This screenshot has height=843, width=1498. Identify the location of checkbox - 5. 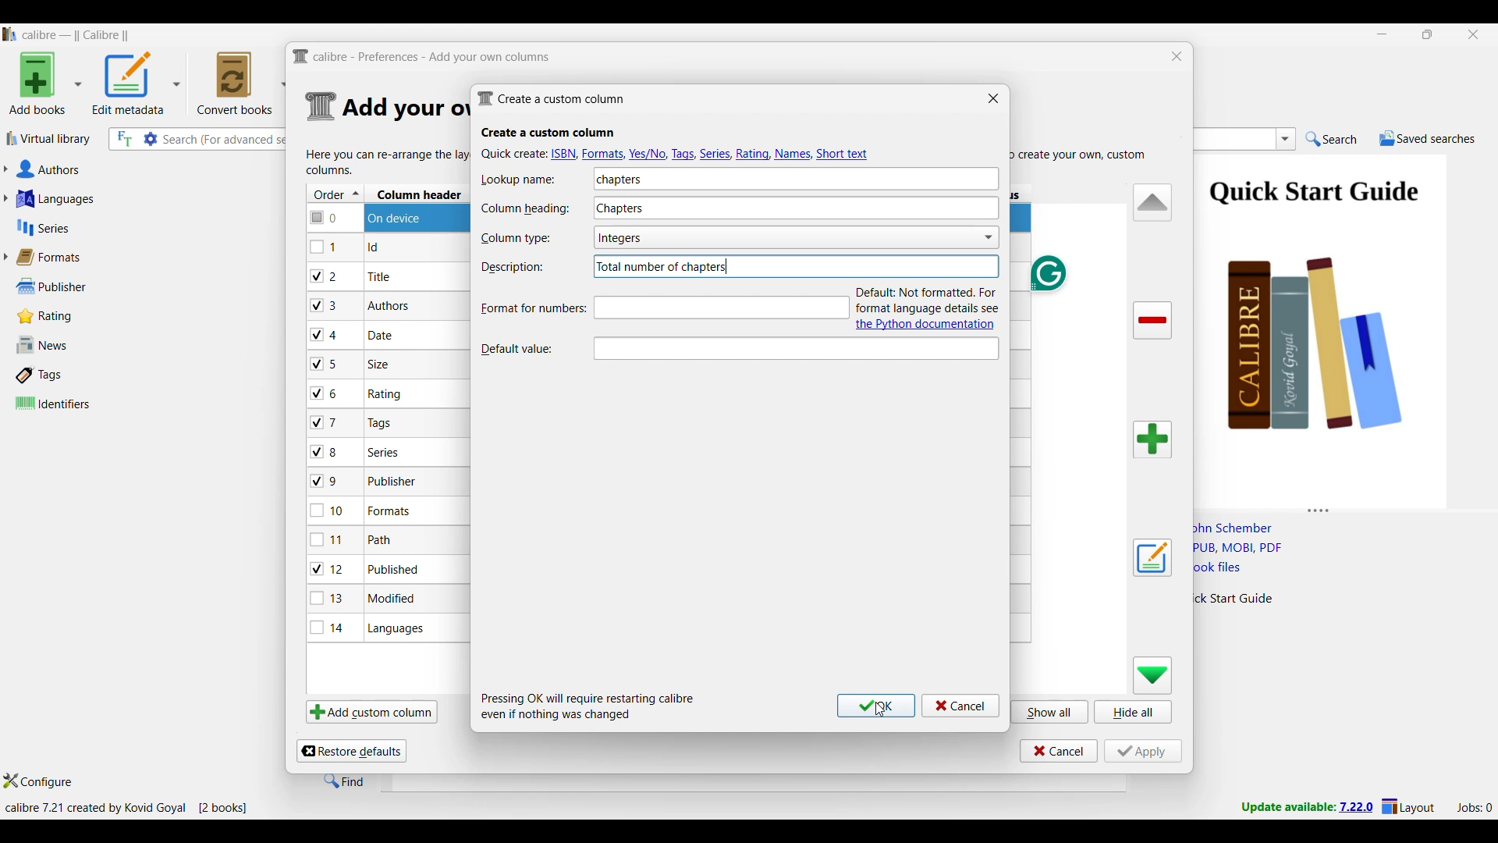
(330, 363).